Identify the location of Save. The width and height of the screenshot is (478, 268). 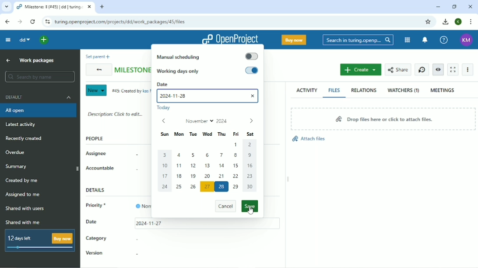
(250, 206).